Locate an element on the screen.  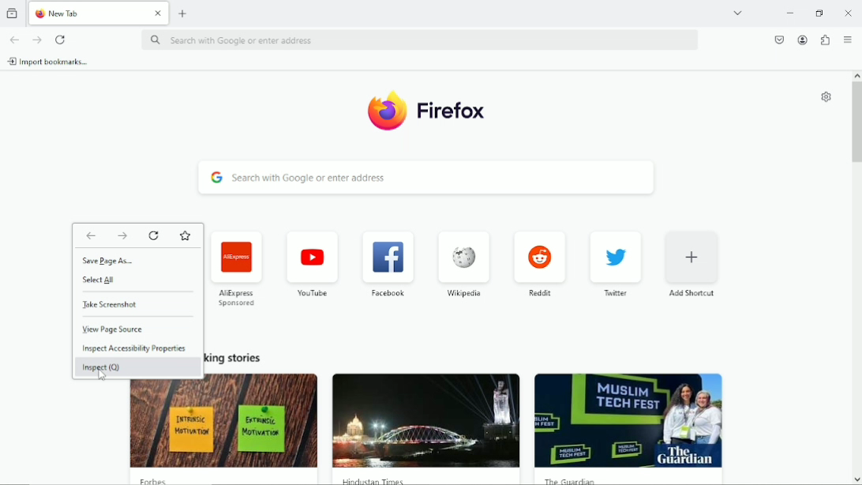
Vertical scrollbar is located at coordinates (856, 124).